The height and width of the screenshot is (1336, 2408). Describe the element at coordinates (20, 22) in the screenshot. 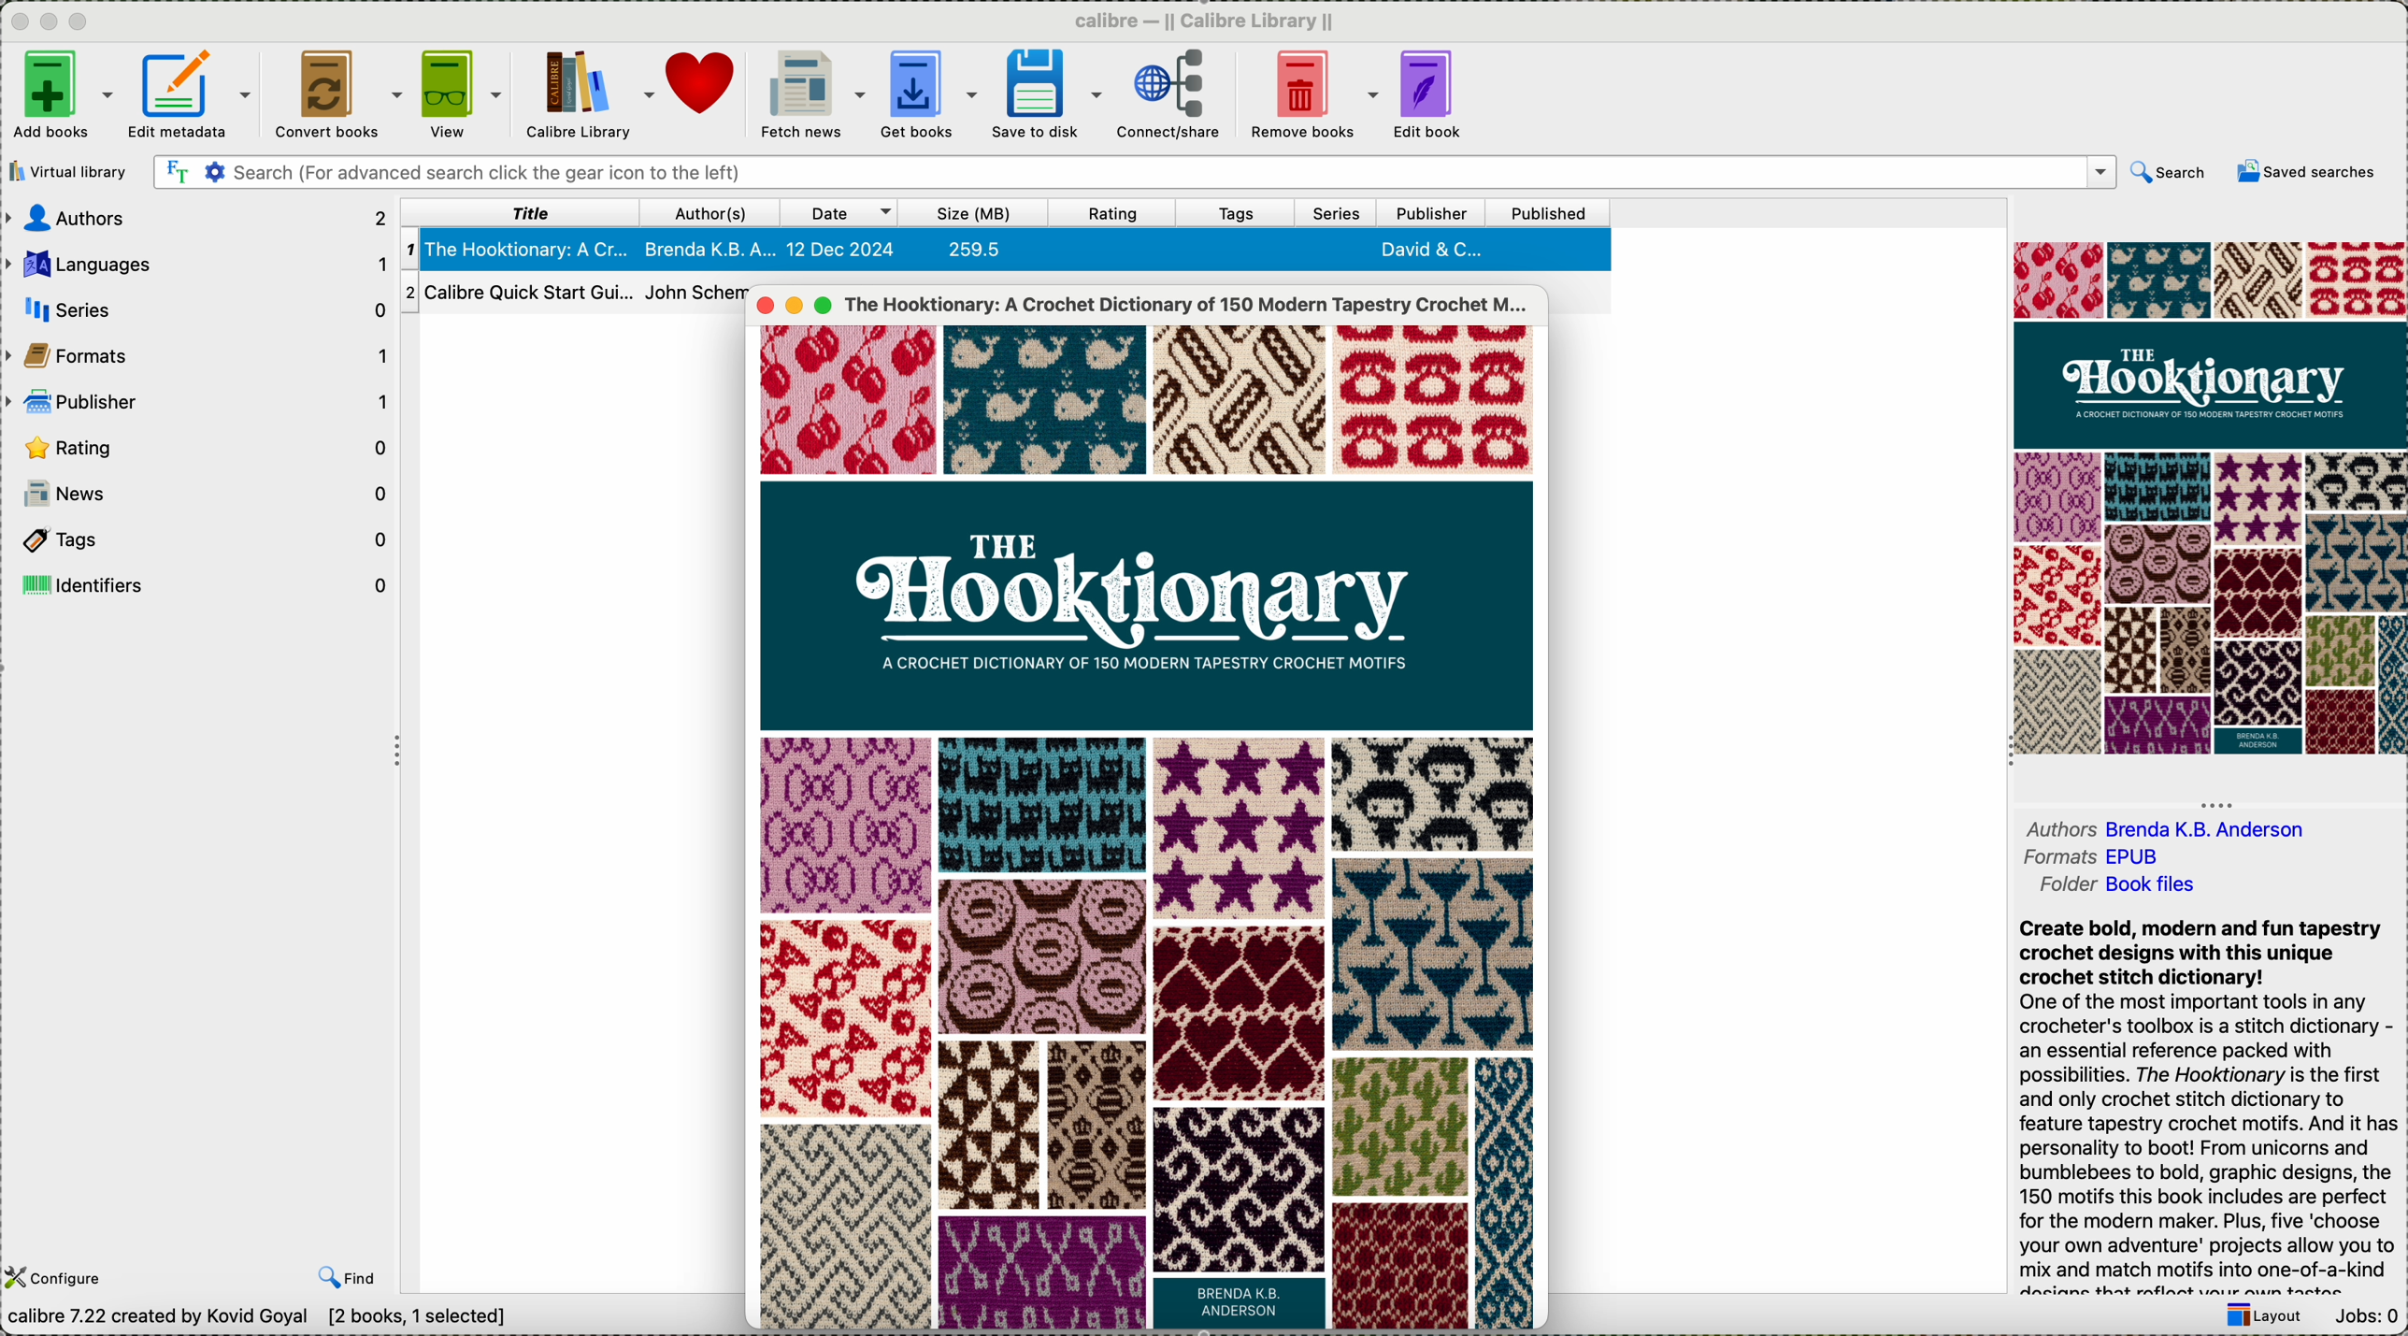

I see `close program` at that location.